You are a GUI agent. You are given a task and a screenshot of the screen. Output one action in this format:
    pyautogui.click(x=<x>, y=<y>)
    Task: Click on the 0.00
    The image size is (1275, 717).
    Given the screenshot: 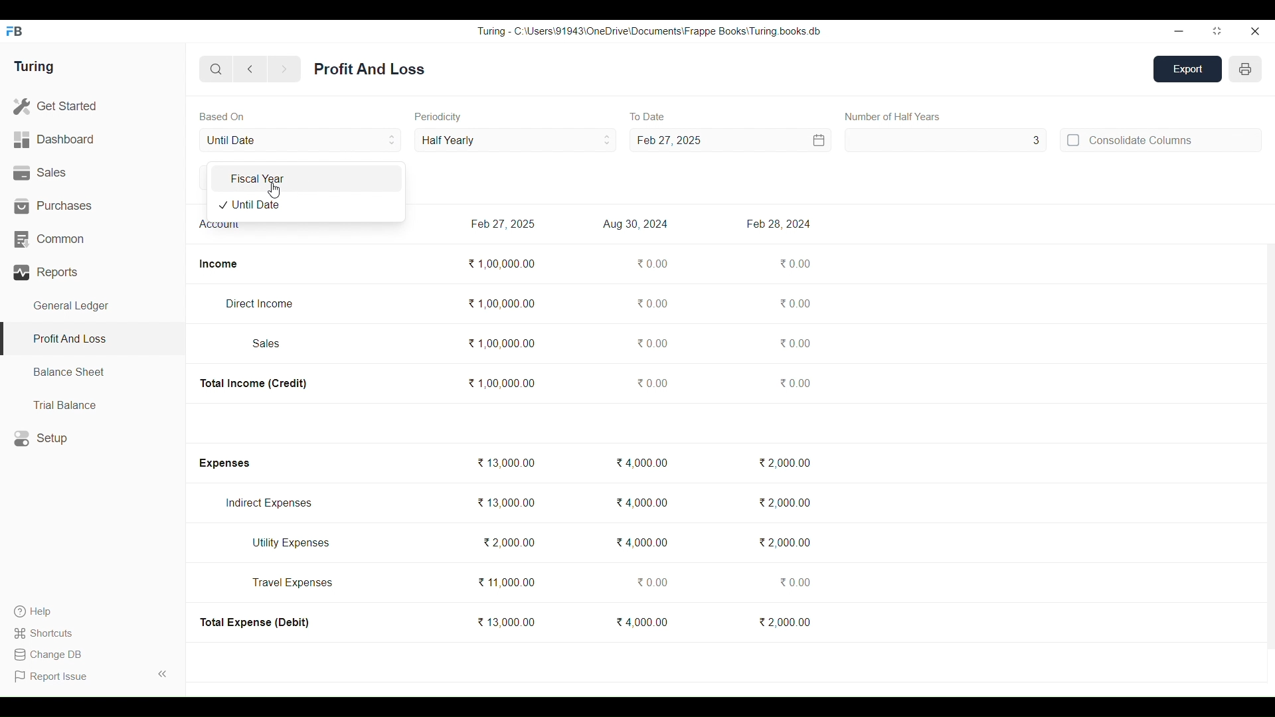 What is the action you would take?
    pyautogui.click(x=650, y=303)
    